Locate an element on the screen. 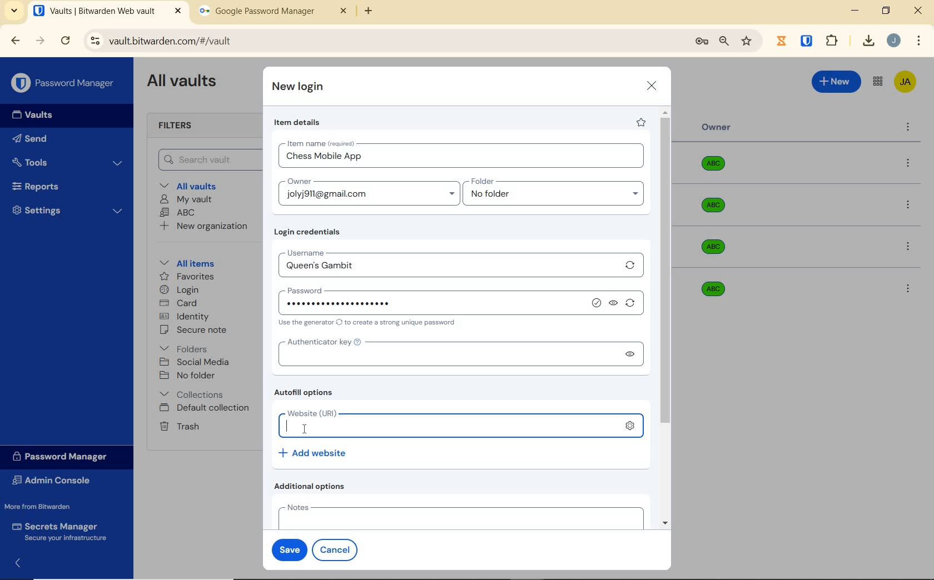 The width and height of the screenshot is (934, 580). Login credentials is located at coordinates (310, 232).